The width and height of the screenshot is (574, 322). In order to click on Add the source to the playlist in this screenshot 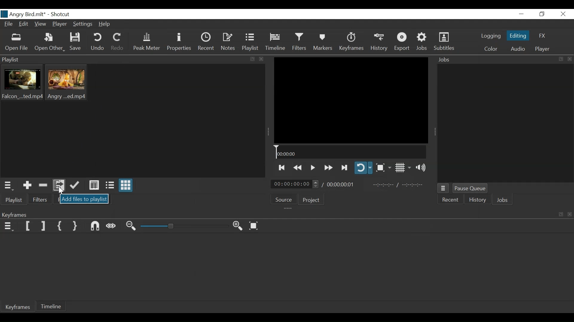, I will do `click(28, 185)`.